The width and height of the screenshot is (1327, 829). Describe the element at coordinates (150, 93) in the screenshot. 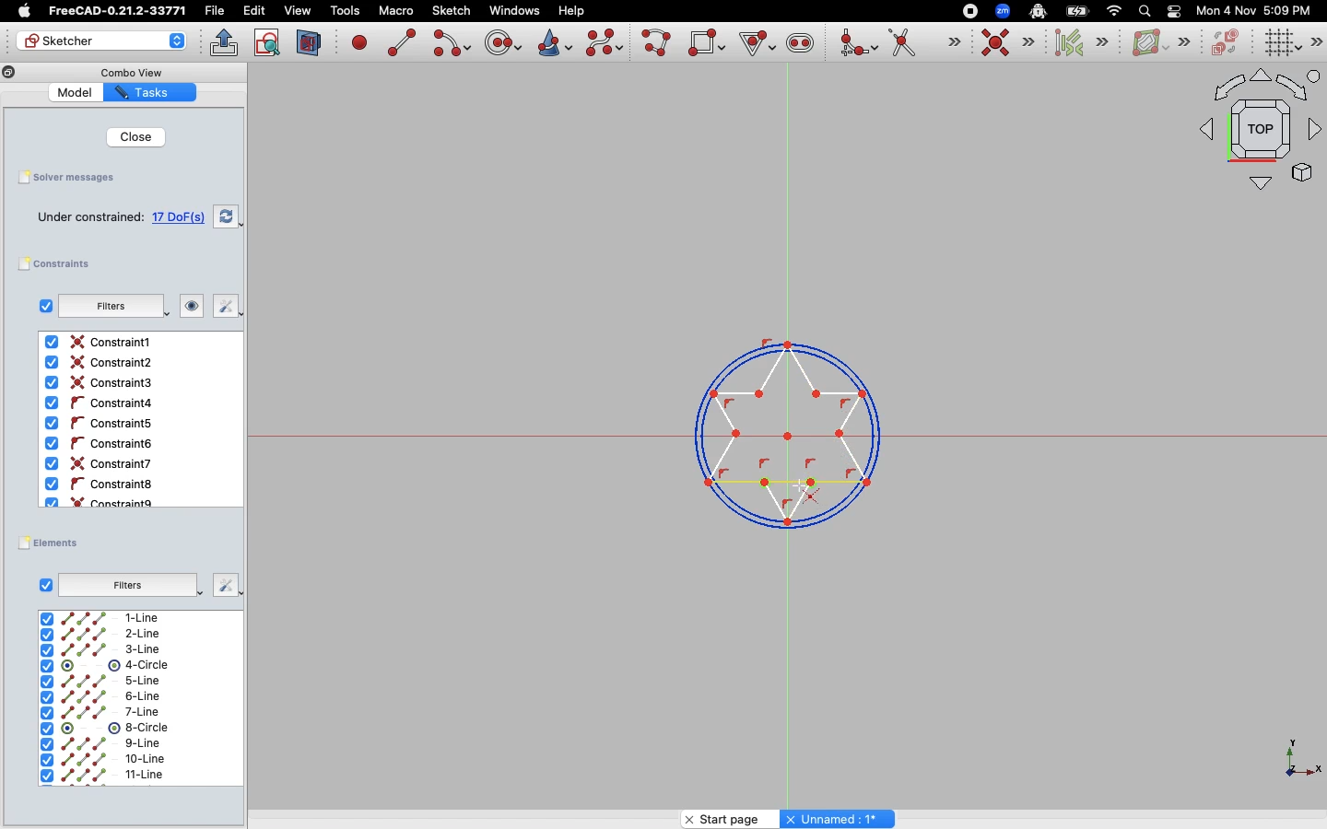

I see `Tasks` at that location.